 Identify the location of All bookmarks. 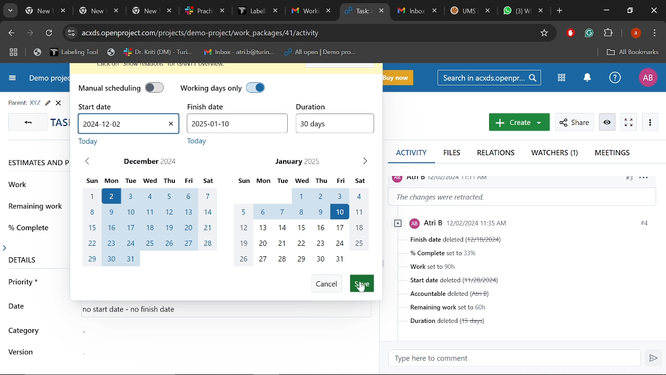
(632, 53).